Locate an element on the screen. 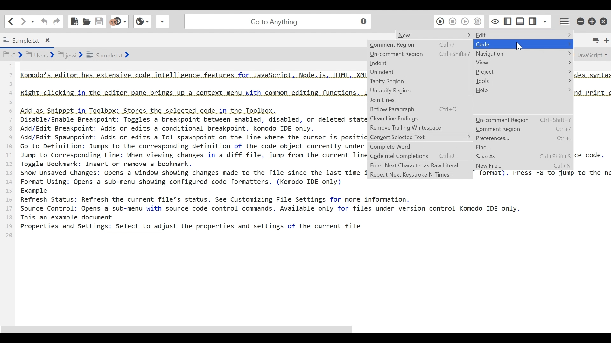  Show/Hide Right Side Panel is located at coordinates (507, 21).